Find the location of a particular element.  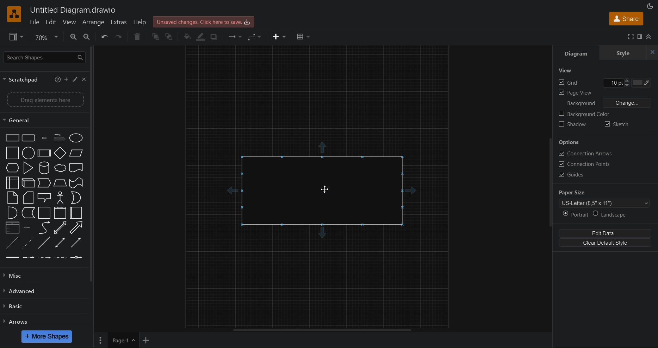

Basic is located at coordinates (14, 308).